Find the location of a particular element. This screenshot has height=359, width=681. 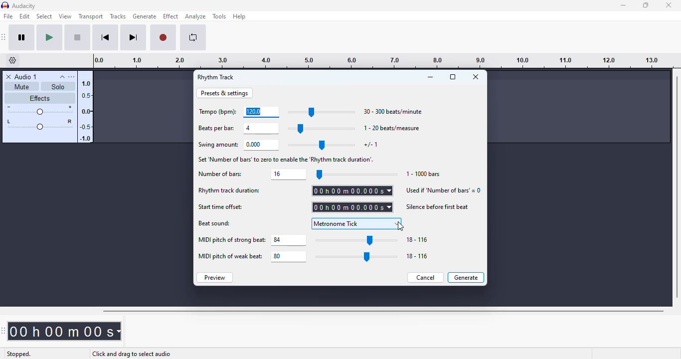

set beat sound is located at coordinates (357, 223).